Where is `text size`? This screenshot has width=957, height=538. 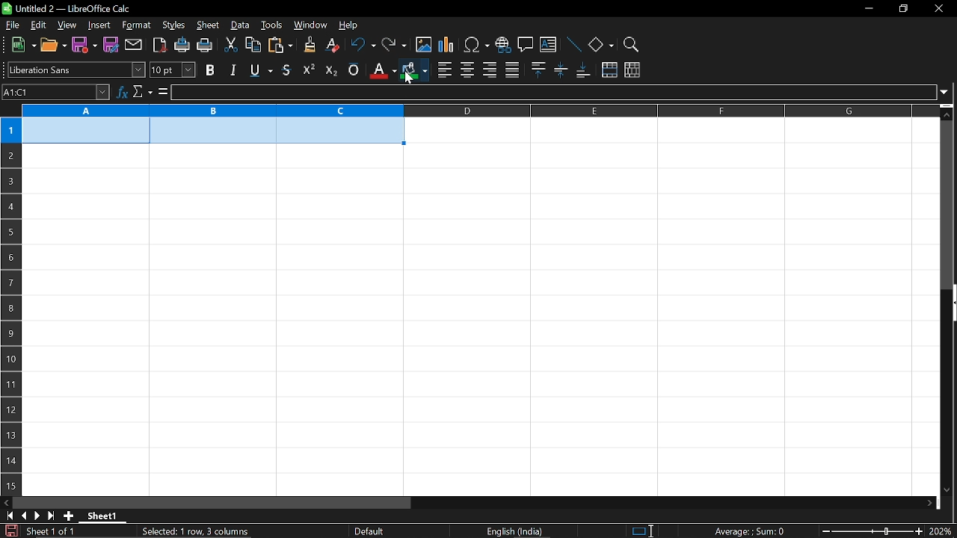 text size is located at coordinates (173, 69).